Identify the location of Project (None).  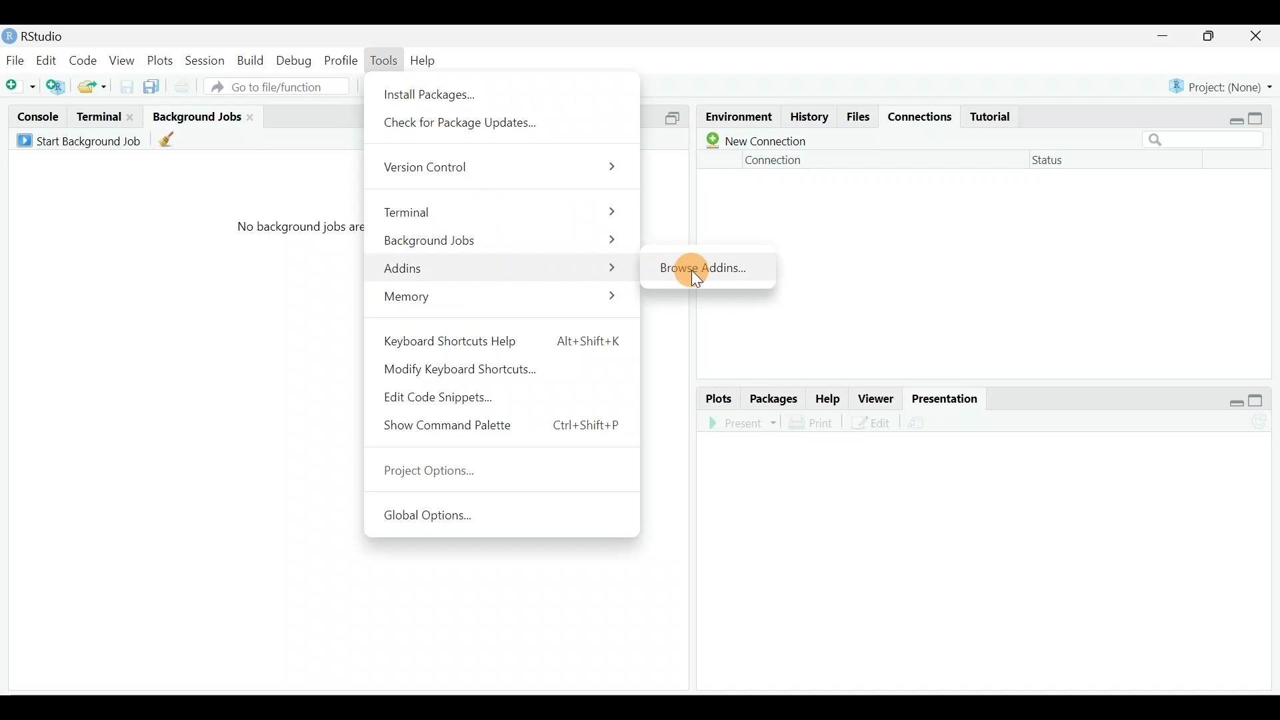
(1220, 87).